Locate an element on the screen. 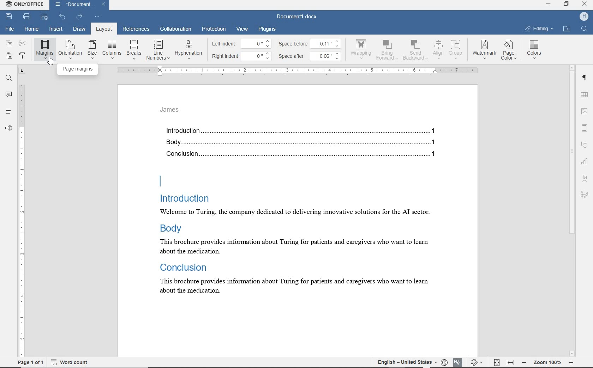  scrollbar is located at coordinates (572, 211).